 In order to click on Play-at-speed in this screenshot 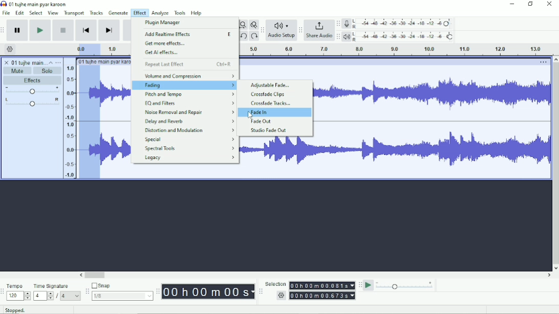, I will do `click(369, 285)`.